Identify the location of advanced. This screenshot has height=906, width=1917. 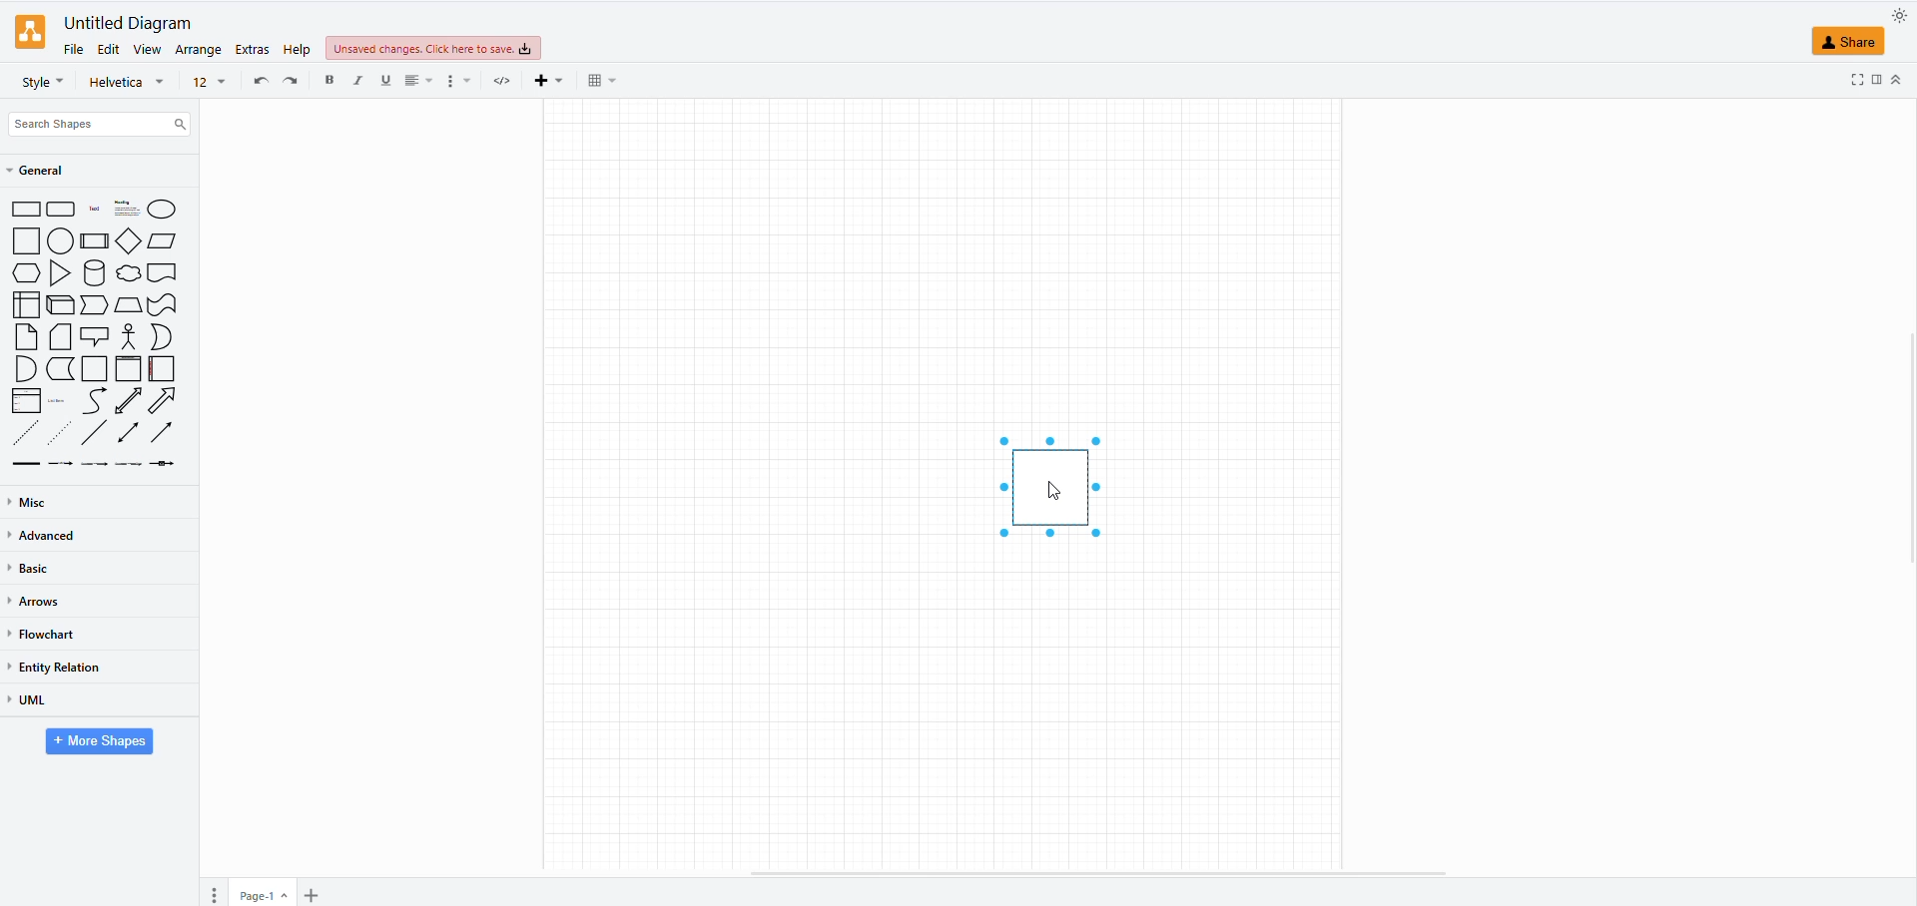
(51, 538).